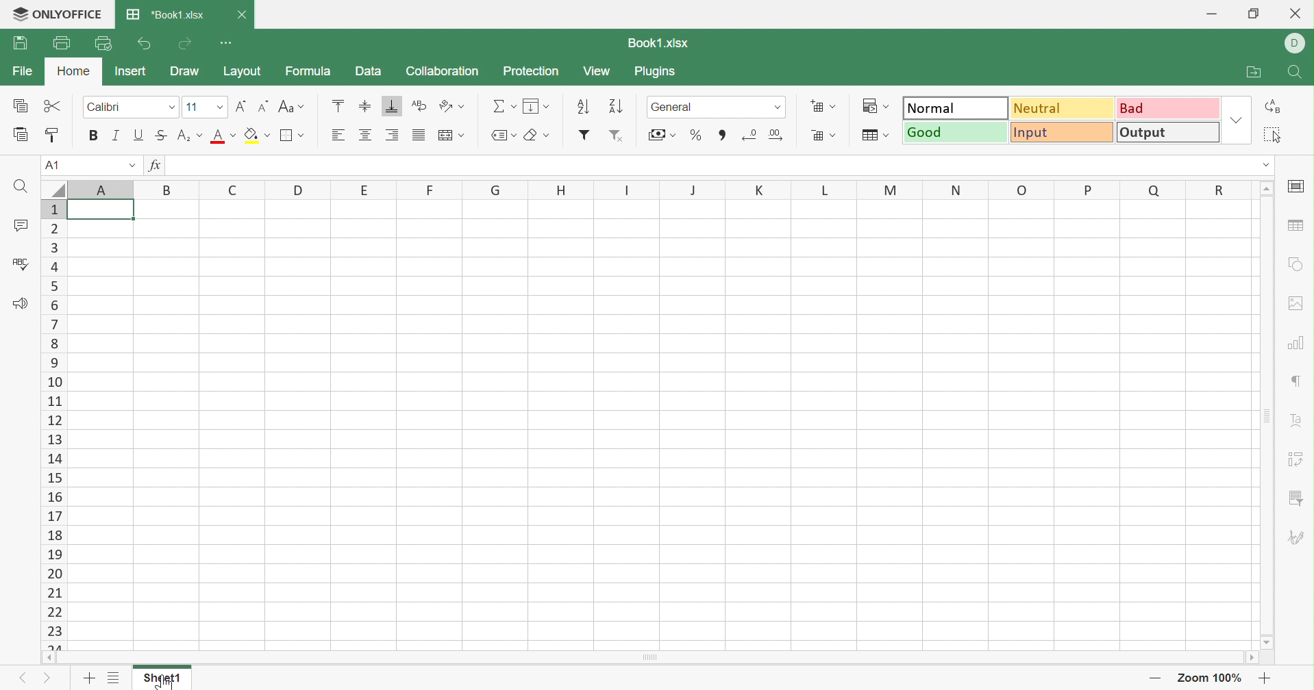 The height and width of the screenshot is (690, 1314). I want to click on Minimize, so click(1211, 13).